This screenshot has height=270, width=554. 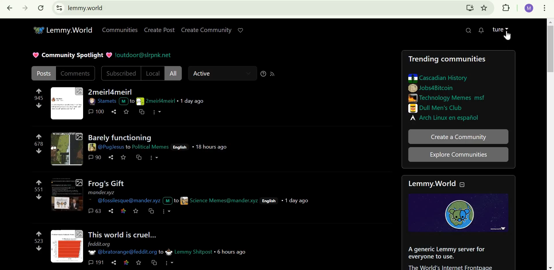 What do you see at coordinates (206, 74) in the screenshot?
I see `Active` at bounding box center [206, 74].